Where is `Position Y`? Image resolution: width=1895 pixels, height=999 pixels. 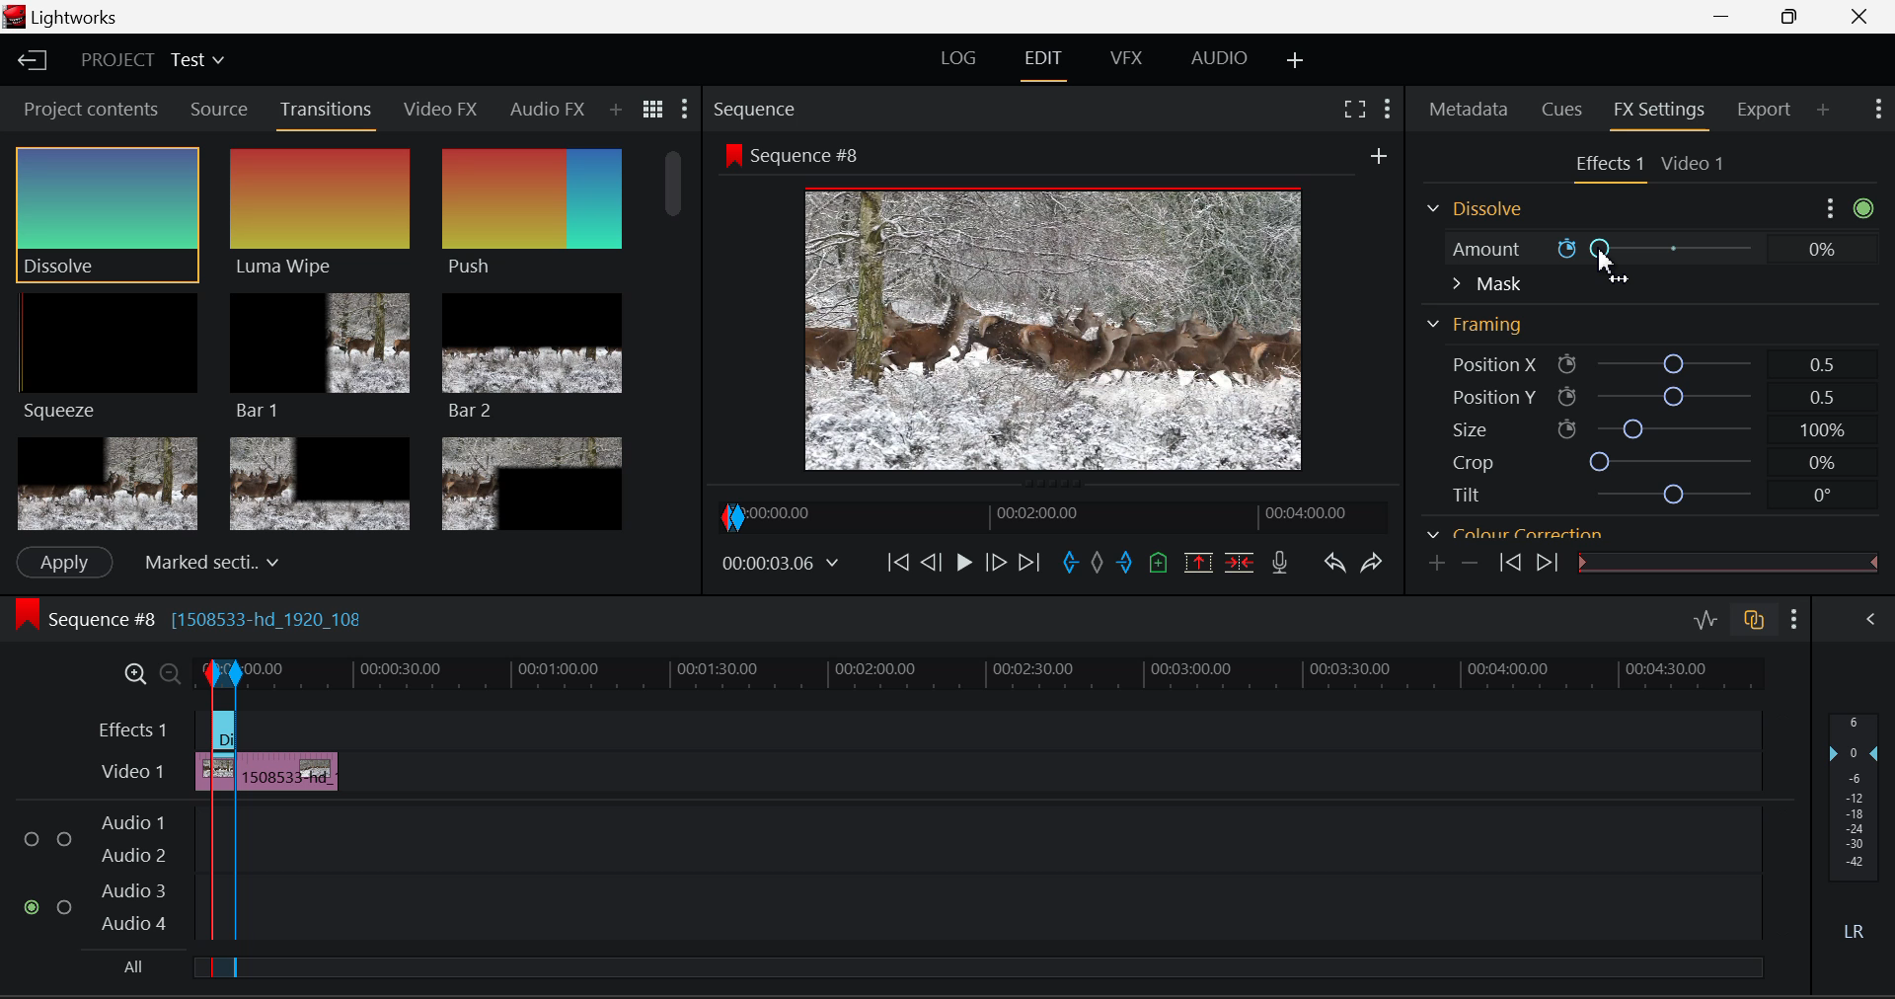 Position Y is located at coordinates (1640, 396).